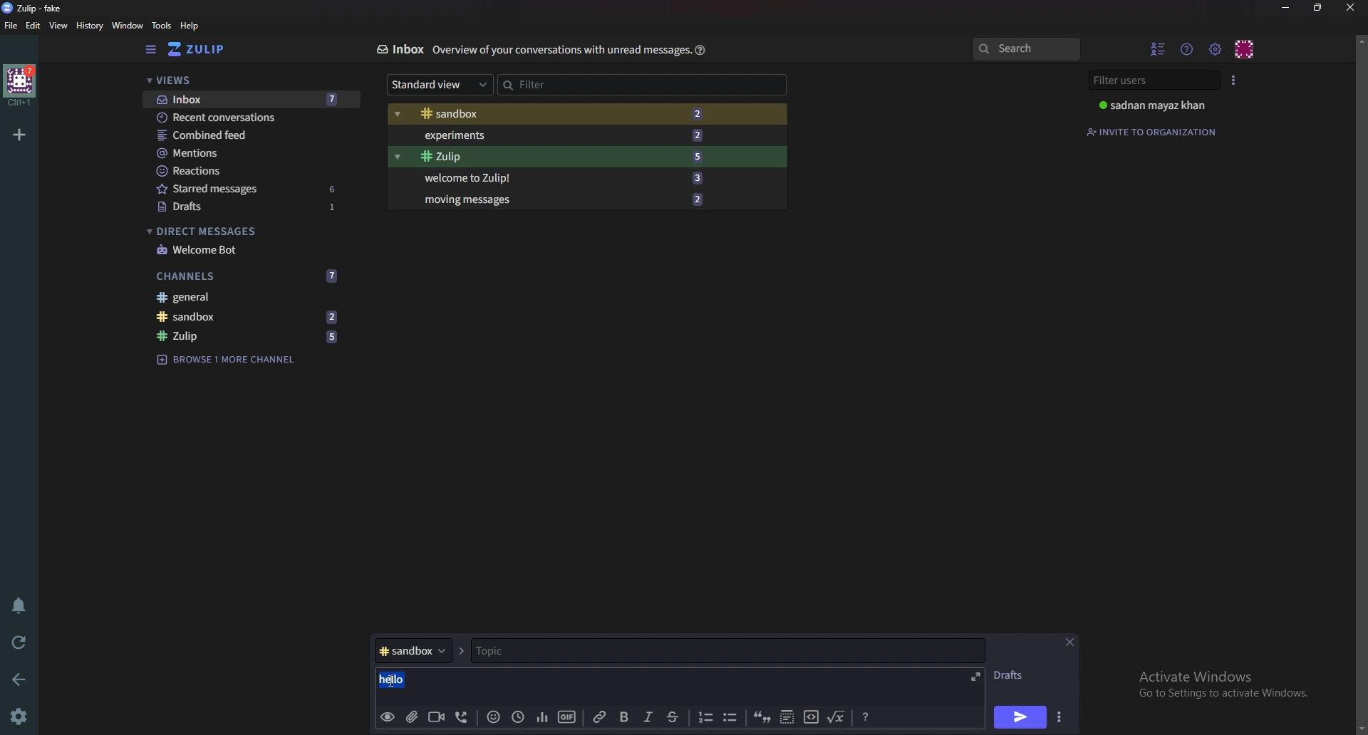 Image resolution: width=1368 pixels, height=735 pixels. Describe the element at coordinates (247, 249) in the screenshot. I see `welcome bot` at that location.